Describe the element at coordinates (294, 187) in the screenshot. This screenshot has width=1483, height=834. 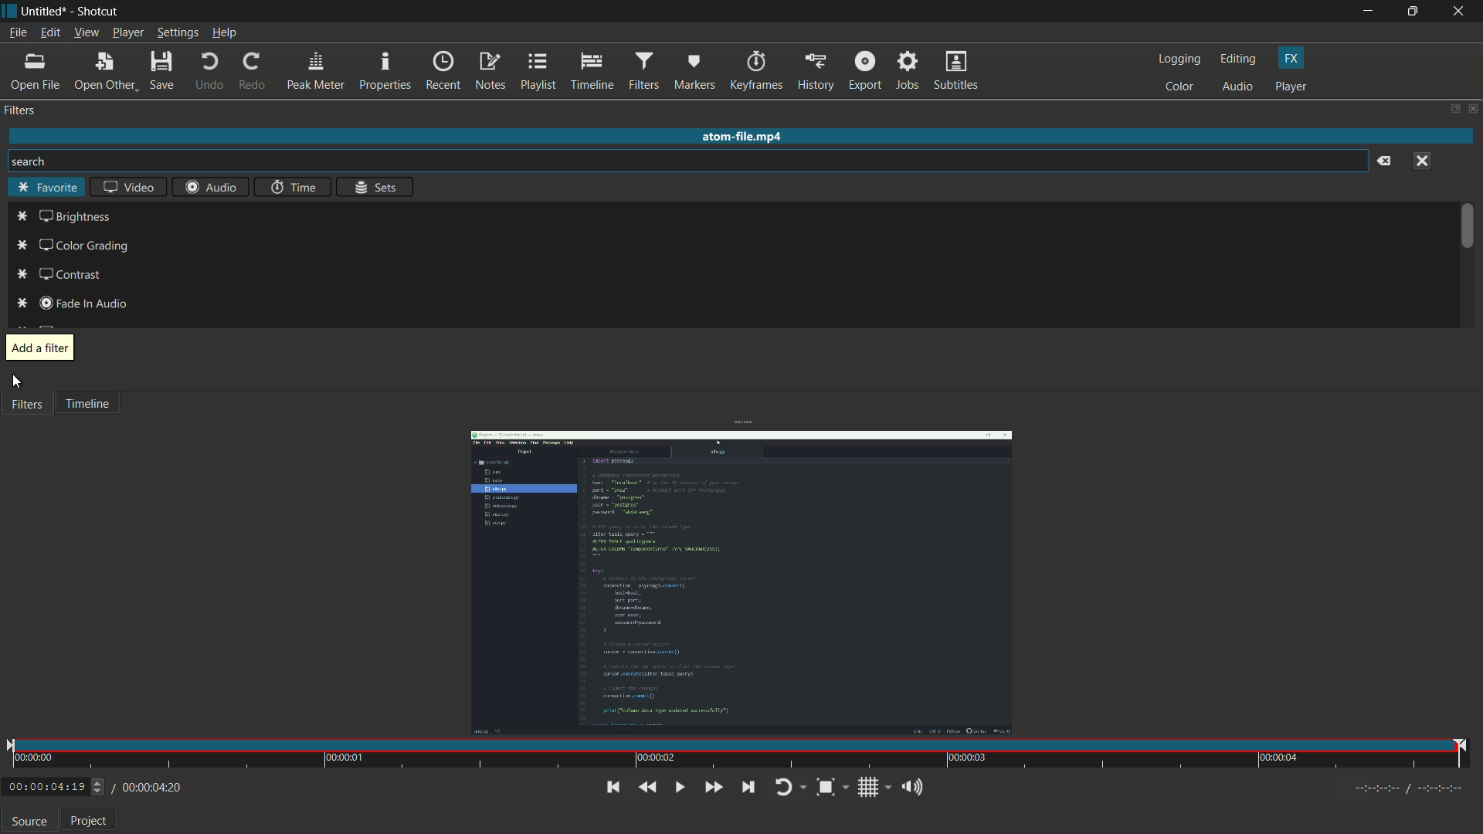
I see `time` at that location.